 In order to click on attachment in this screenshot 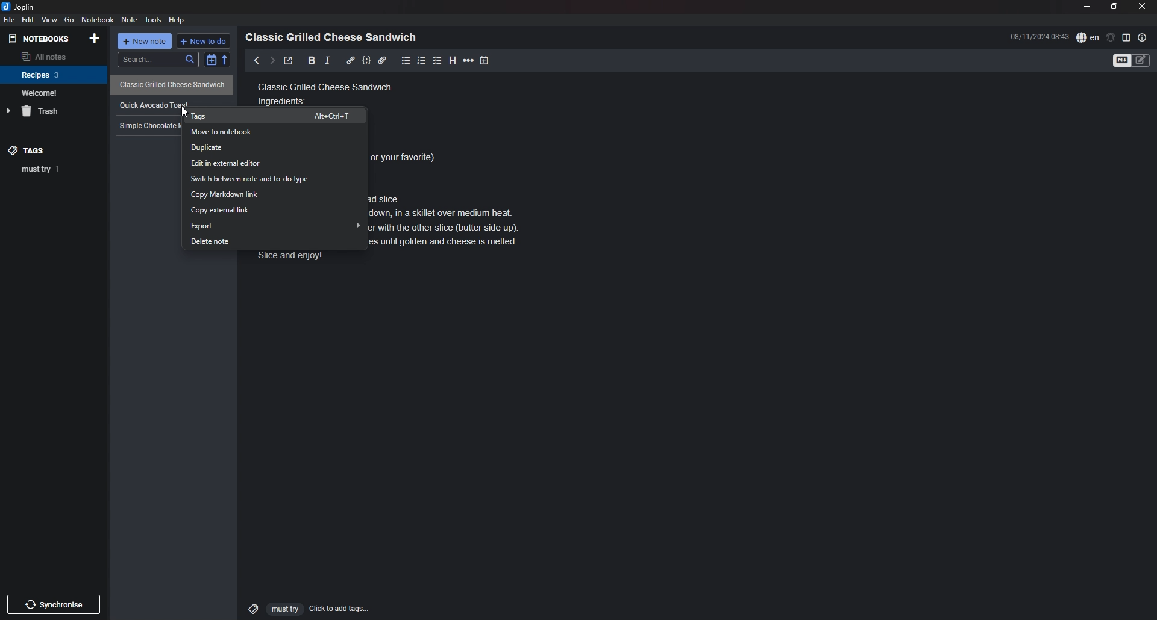, I will do `click(382, 60)`.